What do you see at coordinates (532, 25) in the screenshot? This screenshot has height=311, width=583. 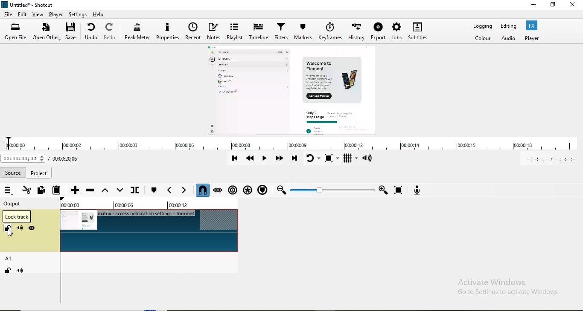 I see `Fx` at bounding box center [532, 25].